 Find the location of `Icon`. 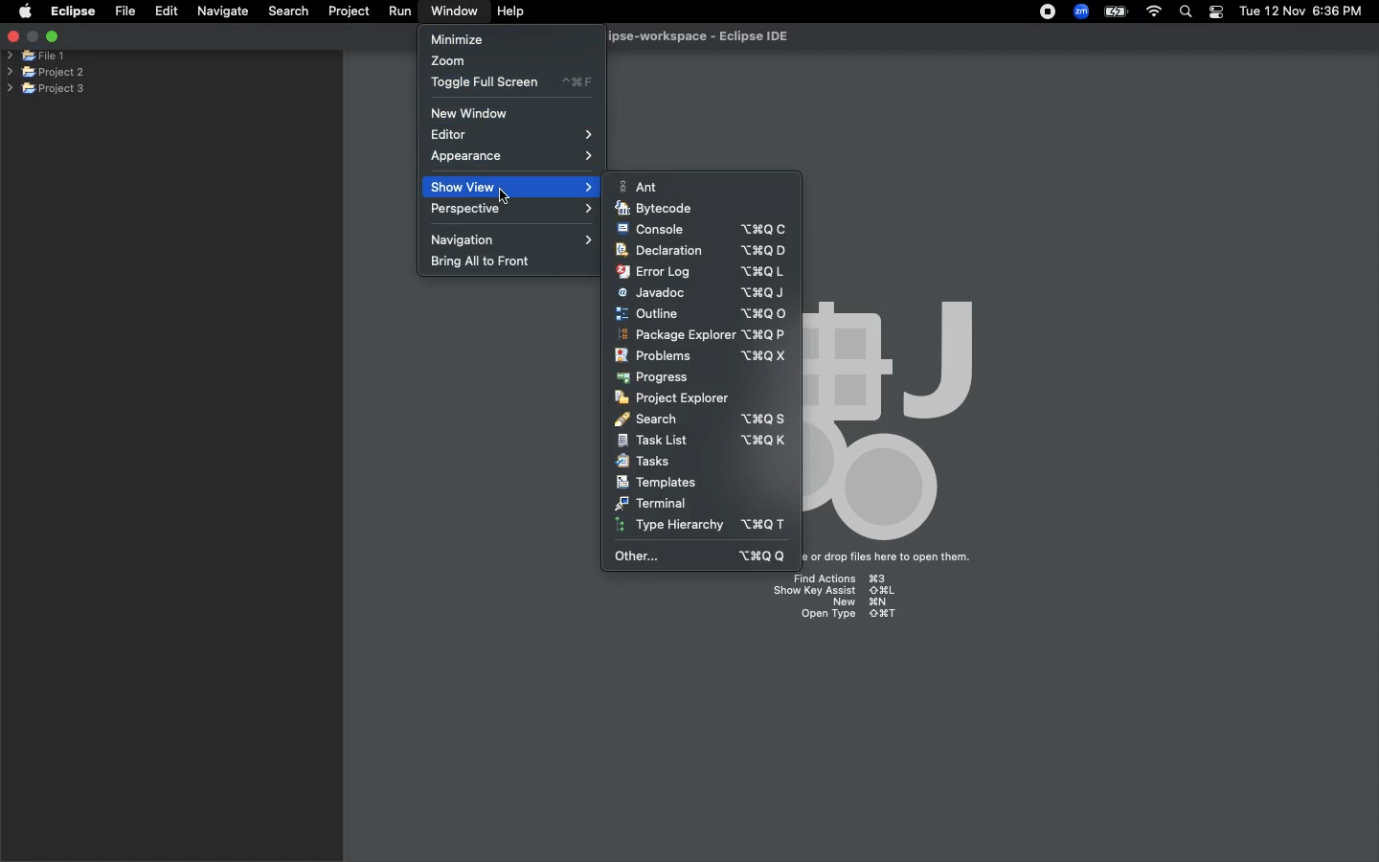

Icon is located at coordinates (903, 415).